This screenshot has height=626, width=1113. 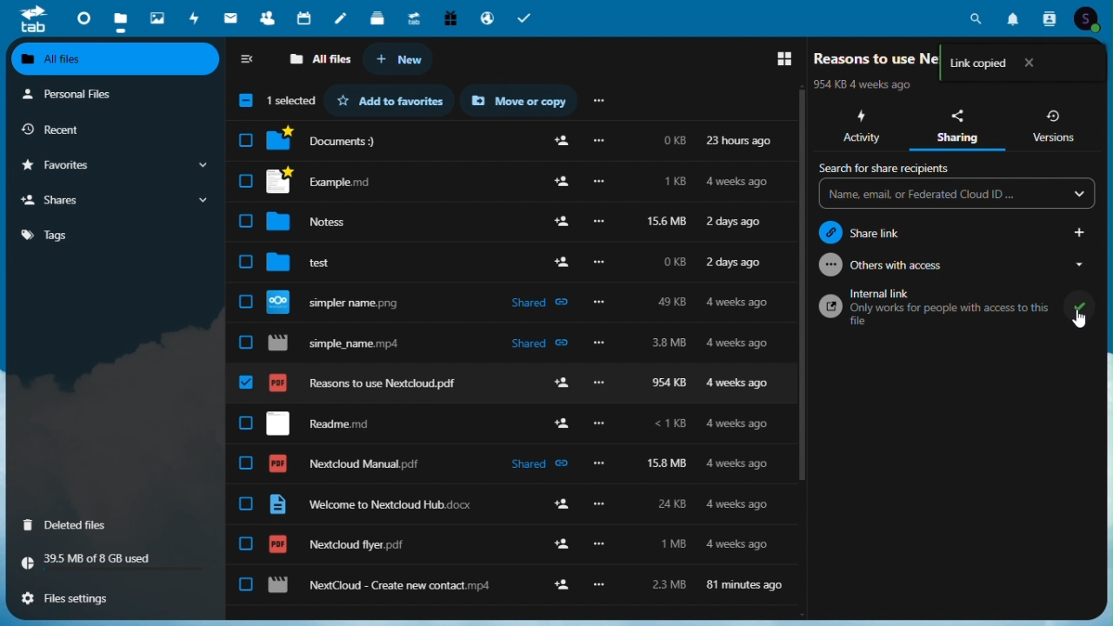 I want to click on switch to grid view, so click(x=779, y=58).